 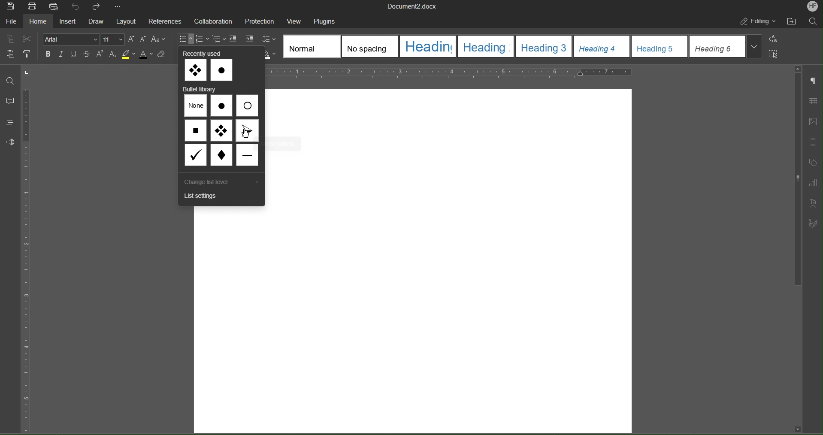 What do you see at coordinates (328, 21) in the screenshot?
I see `Plugins` at bounding box center [328, 21].